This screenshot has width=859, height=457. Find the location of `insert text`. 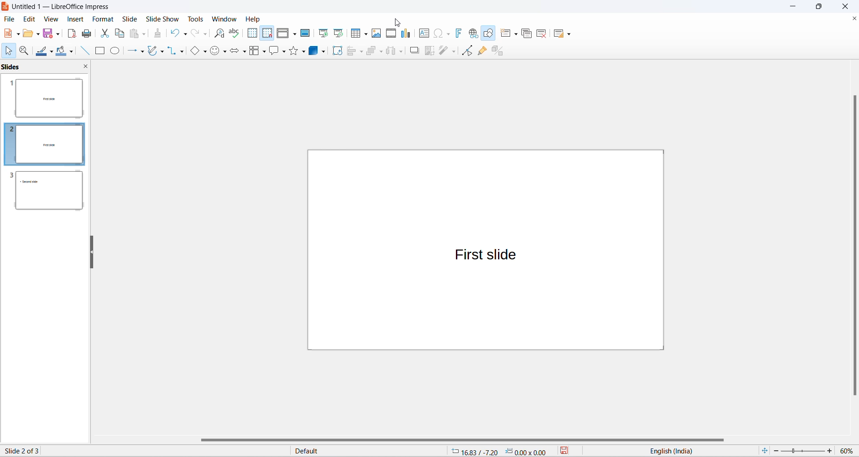

insert text is located at coordinates (425, 33).